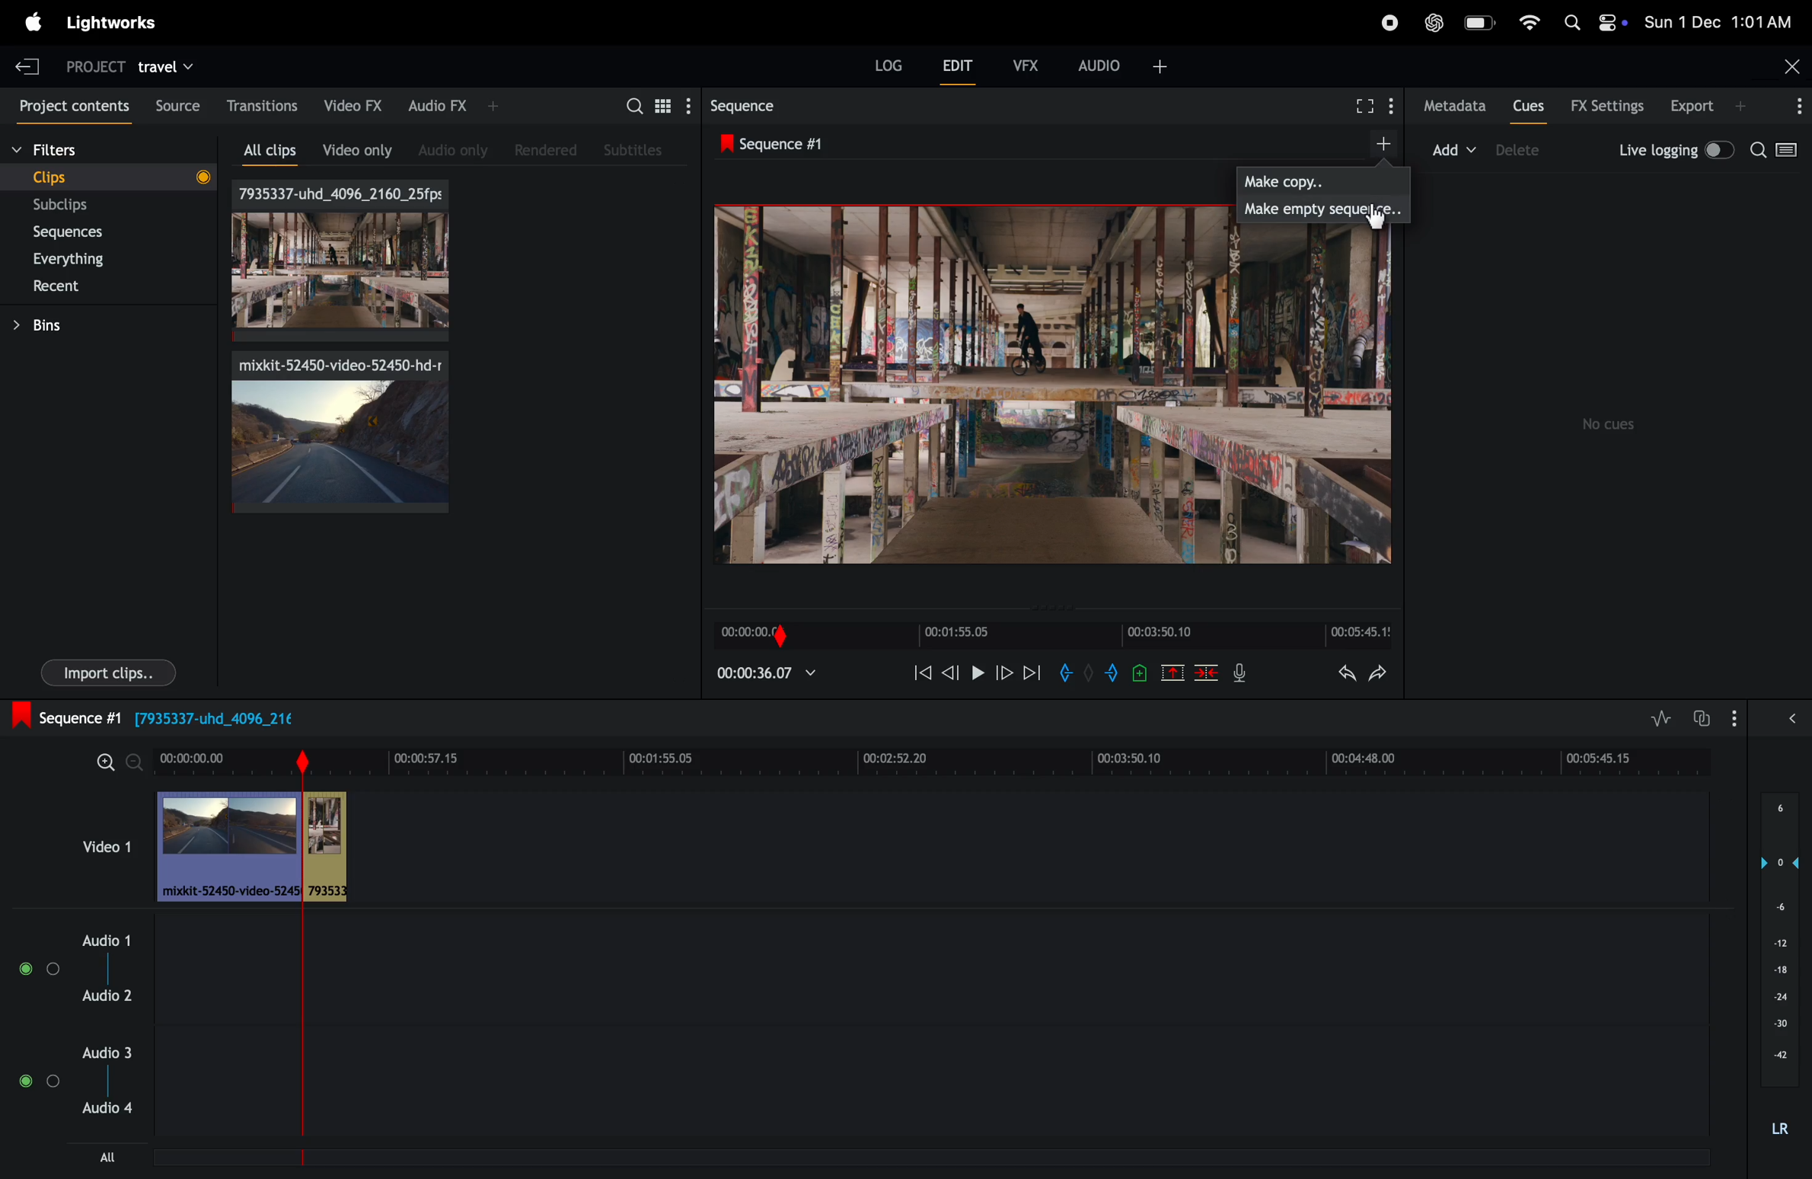 The image size is (1812, 1179). Describe the element at coordinates (104, 232) in the screenshot. I see `sequences` at that location.